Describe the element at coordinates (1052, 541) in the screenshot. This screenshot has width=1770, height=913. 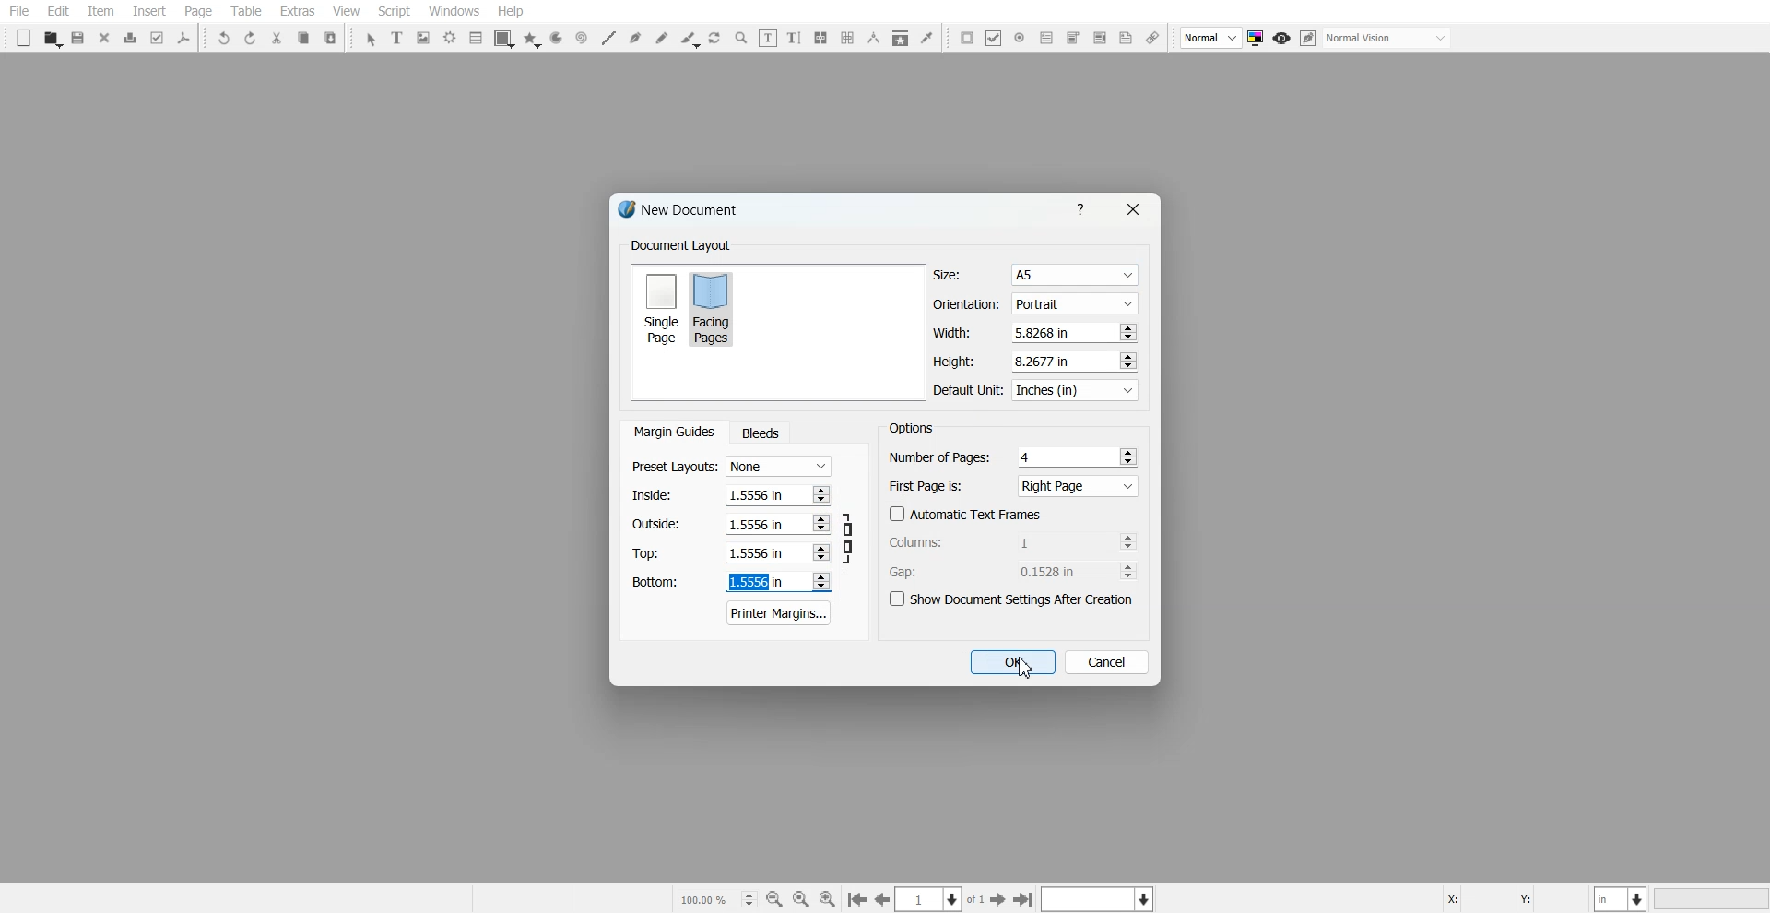
I see `1` at that location.